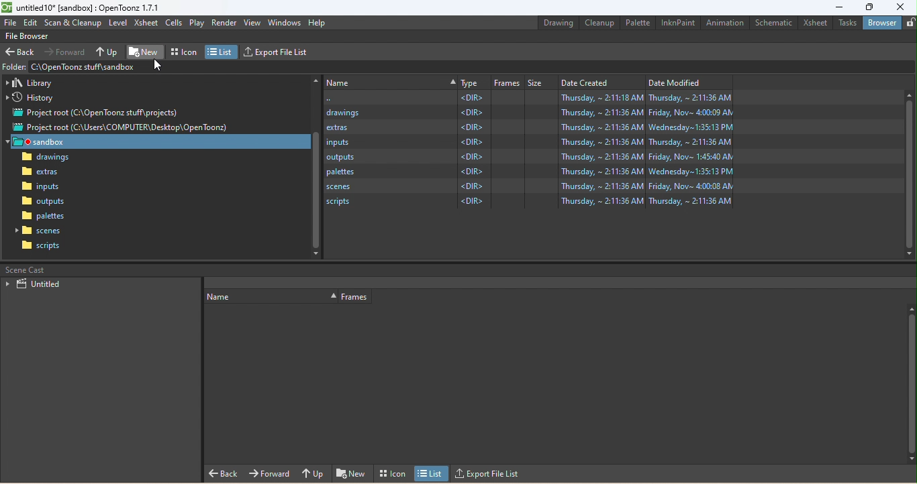 The height and width of the screenshot is (484, 917). Describe the element at coordinates (98, 113) in the screenshot. I see `Project root` at that location.